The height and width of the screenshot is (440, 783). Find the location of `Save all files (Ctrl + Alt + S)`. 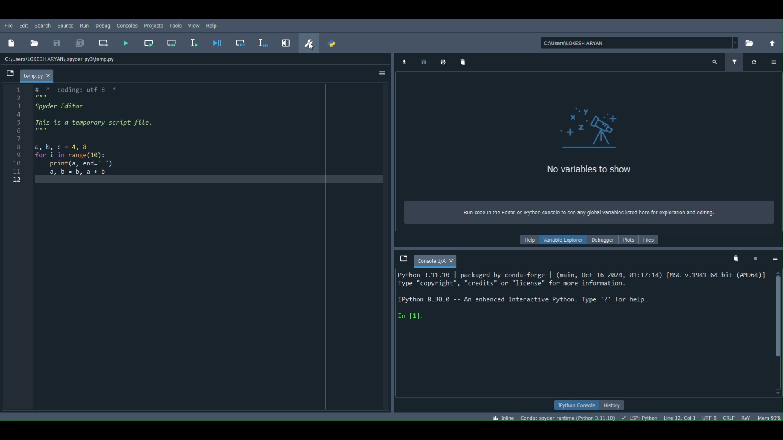

Save all files (Ctrl + Alt + S) is located at coordinates (80, 42).